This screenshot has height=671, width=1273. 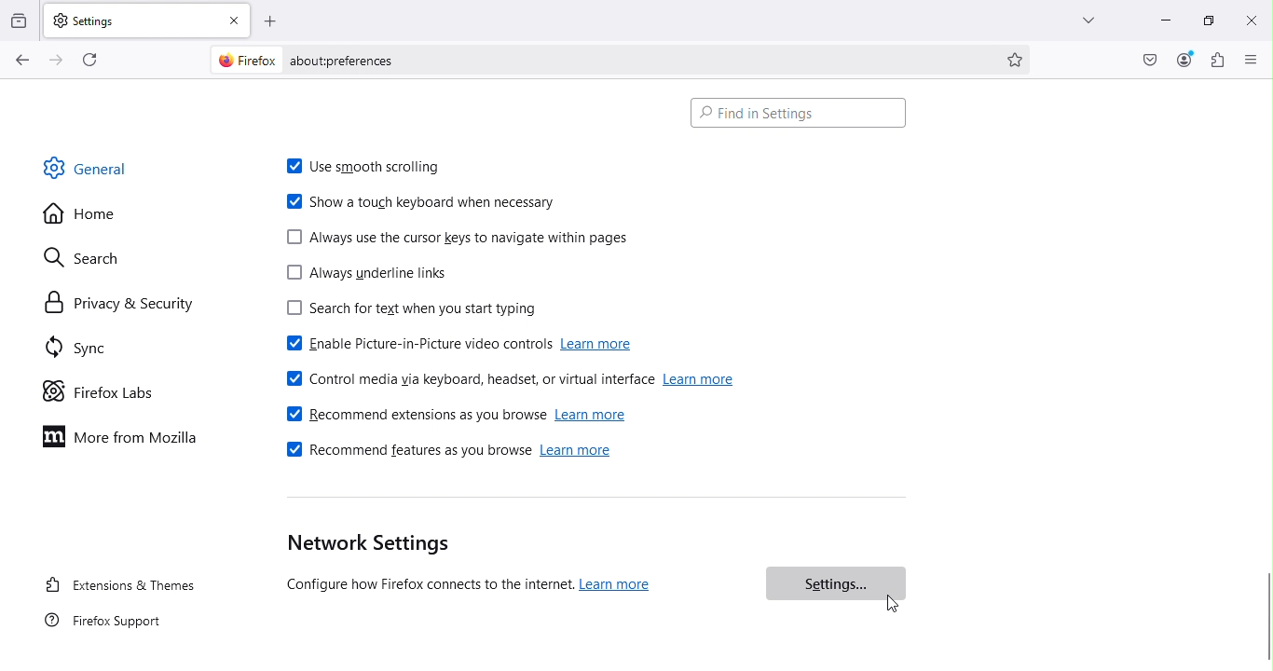 What do you see at coordinates (801, 113) in the screenshot?
I see `Search bar` at bounding box center [801, 113].